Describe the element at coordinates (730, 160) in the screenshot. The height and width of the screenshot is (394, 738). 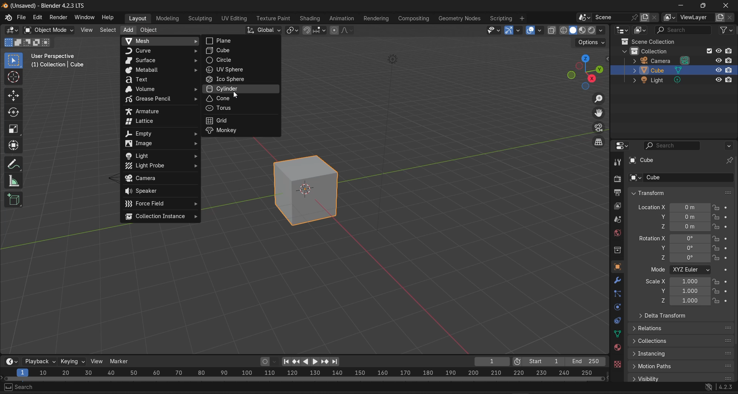
I see `toggle pin ID` at that location.